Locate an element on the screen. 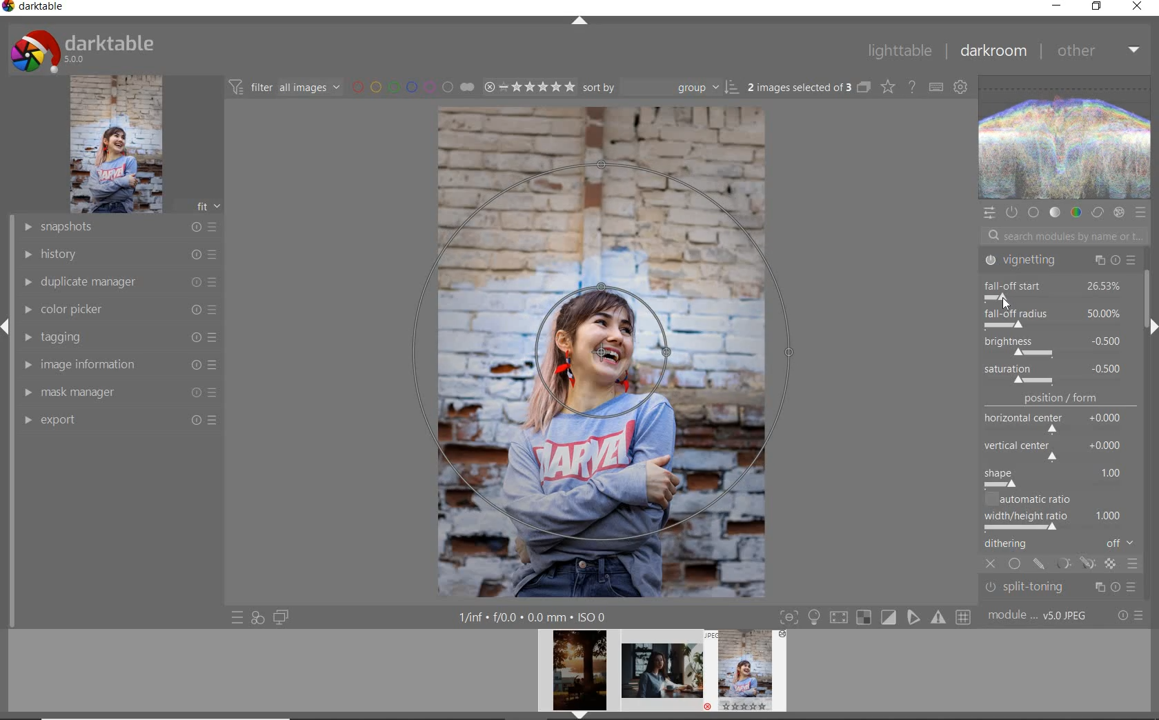 Image resolution: width=1159 pixels, height=720 pixels. selected image is located at coordinates (602, 350).